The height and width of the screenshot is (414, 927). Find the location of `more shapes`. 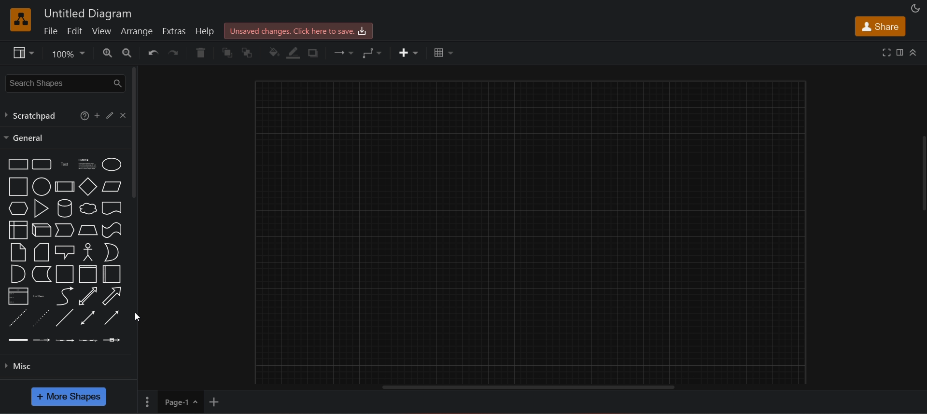

more shapes is located at coordinates (70, 397).